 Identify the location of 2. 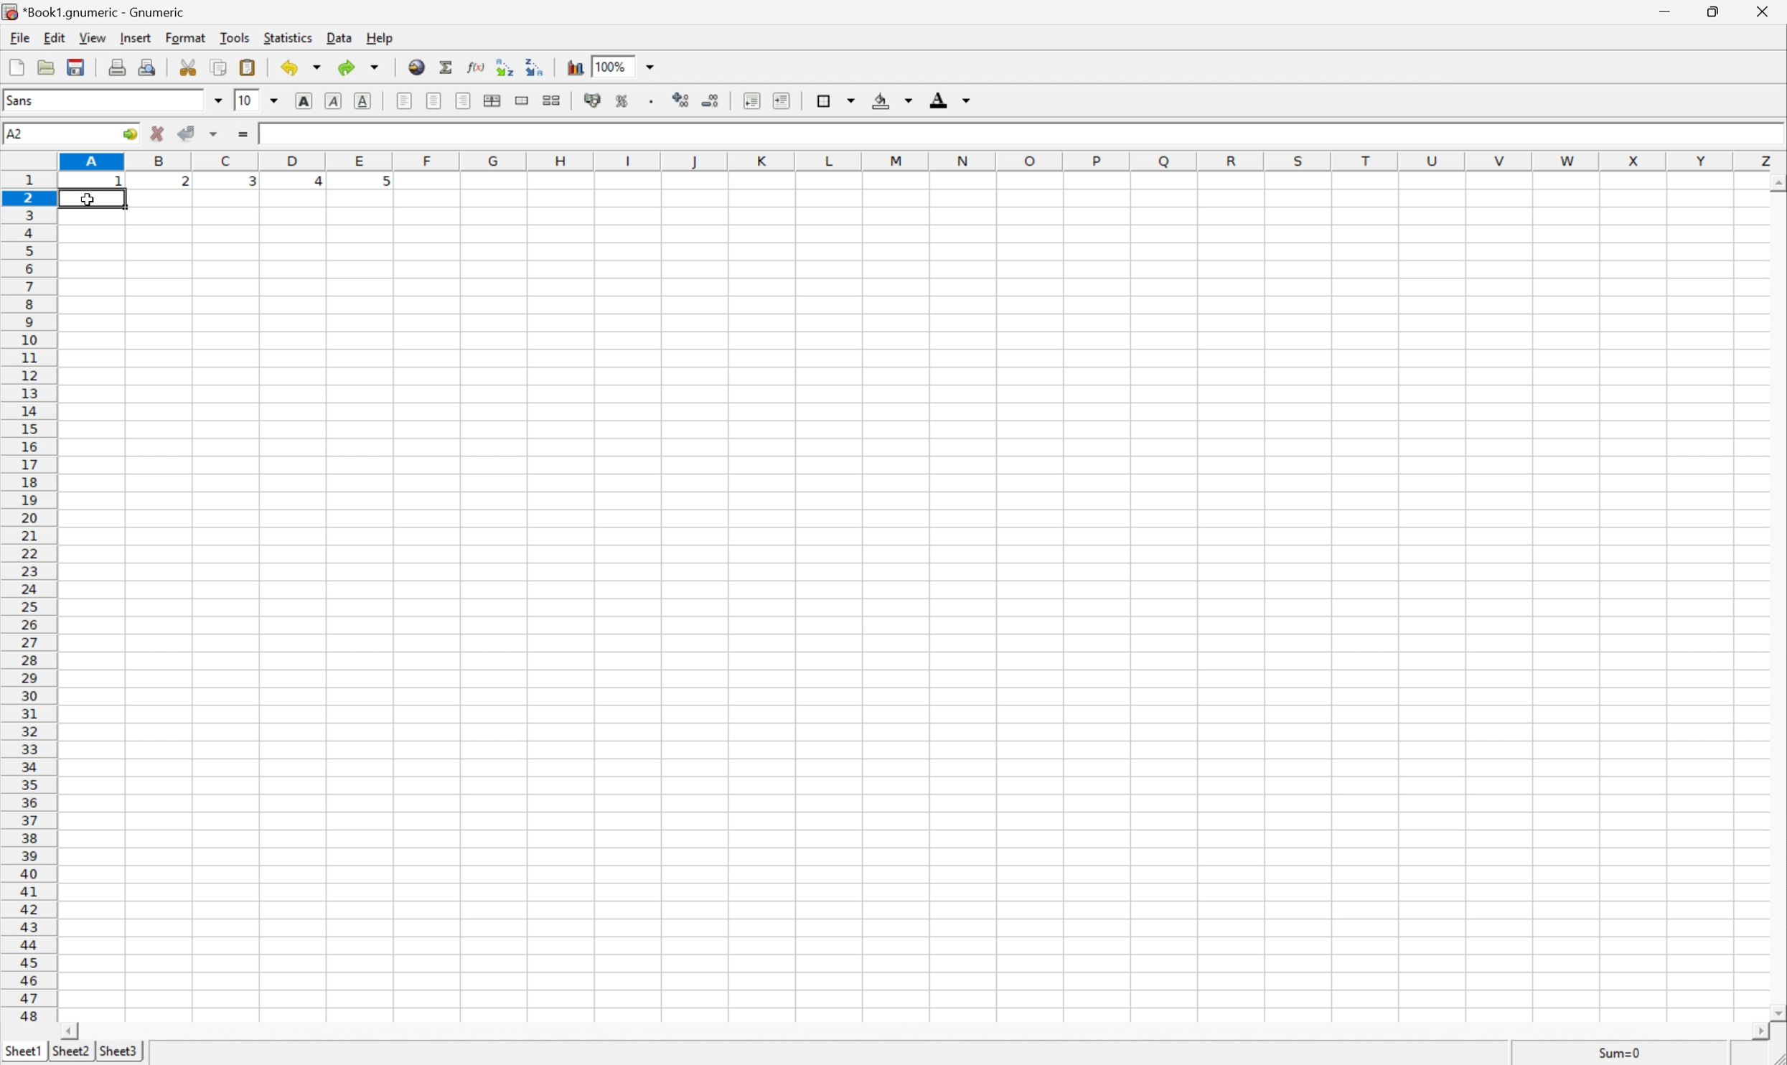
(184, 184).